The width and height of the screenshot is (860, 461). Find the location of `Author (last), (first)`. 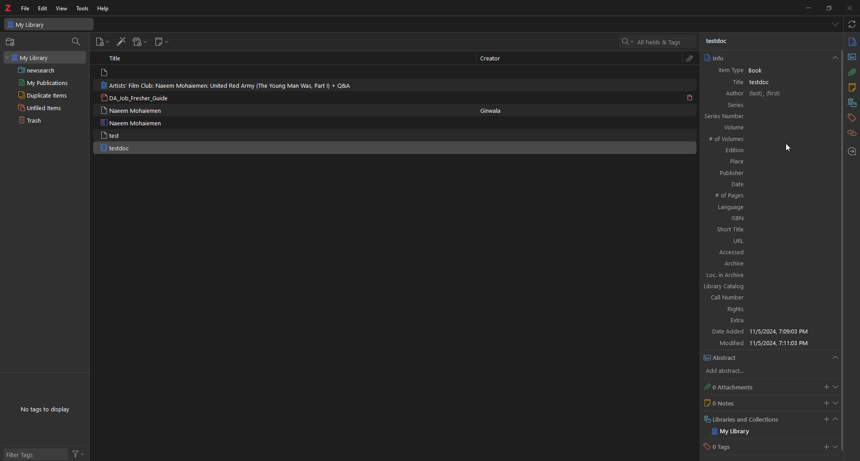

Author (last), (first) is located at coordinates (773, 94).